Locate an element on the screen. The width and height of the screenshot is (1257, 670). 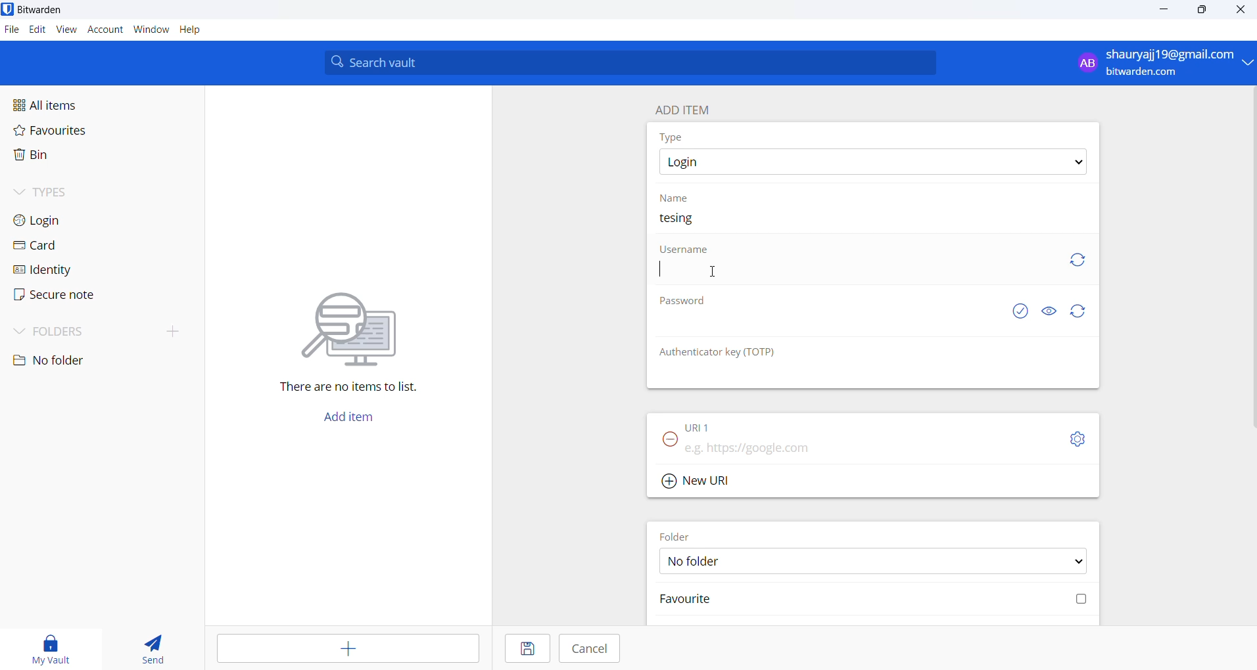
Window is located at coordinates (151, 32).